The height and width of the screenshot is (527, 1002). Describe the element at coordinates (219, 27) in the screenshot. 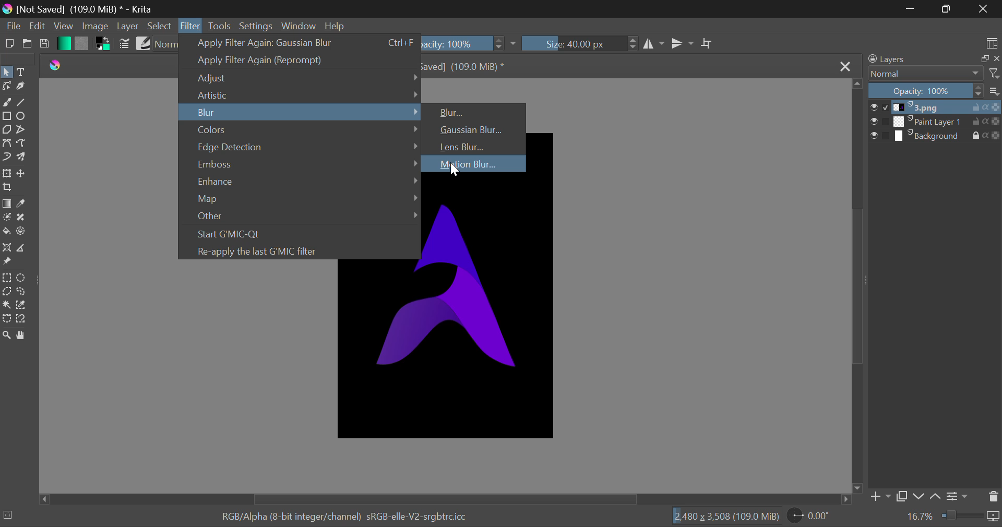

I see `Tools` at that location.